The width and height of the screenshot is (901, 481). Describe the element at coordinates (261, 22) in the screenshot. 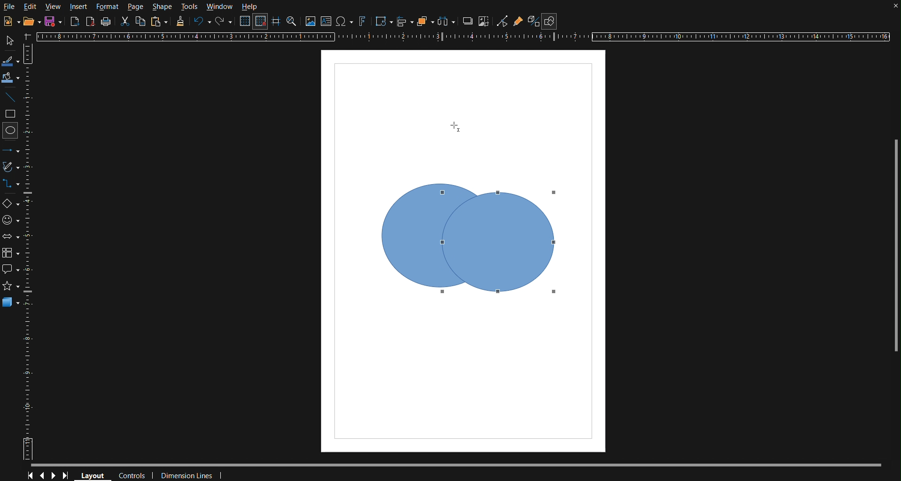

I see `Snap to Grid` at that location.